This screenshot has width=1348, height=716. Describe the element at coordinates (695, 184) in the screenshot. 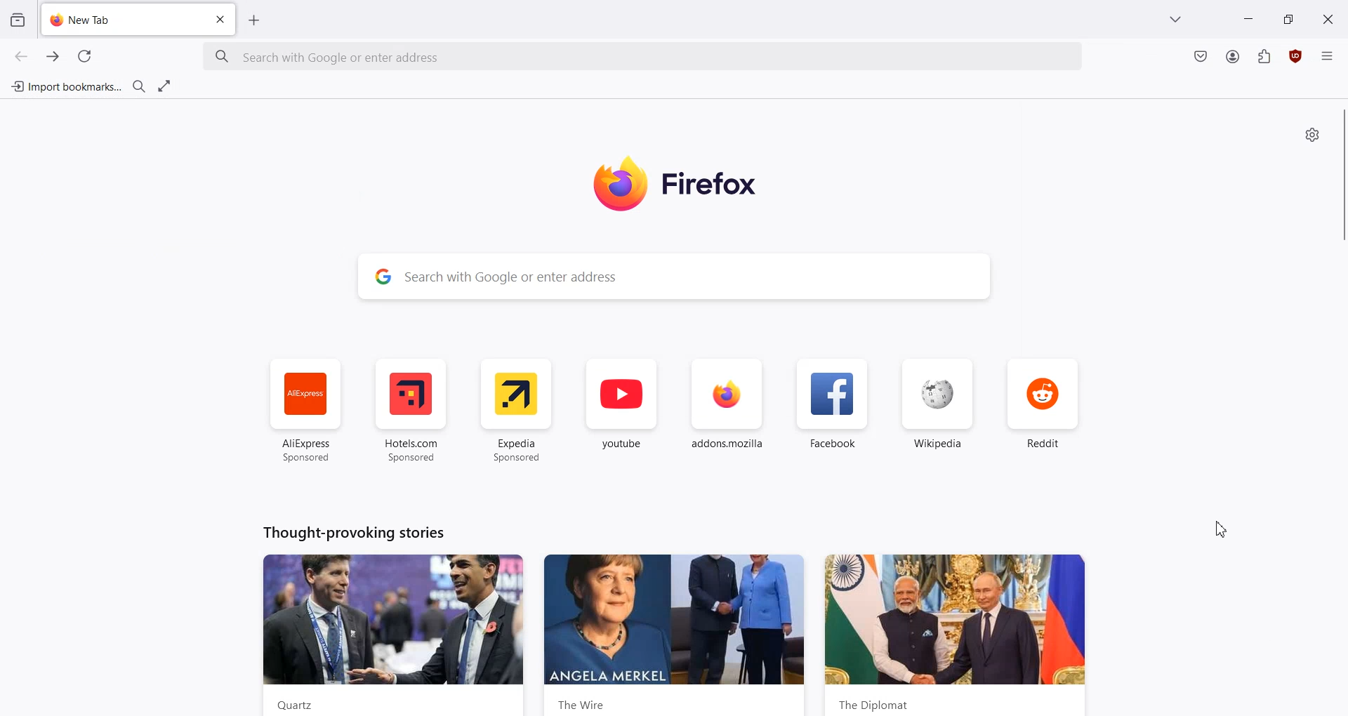

I see `Logo` at that location.